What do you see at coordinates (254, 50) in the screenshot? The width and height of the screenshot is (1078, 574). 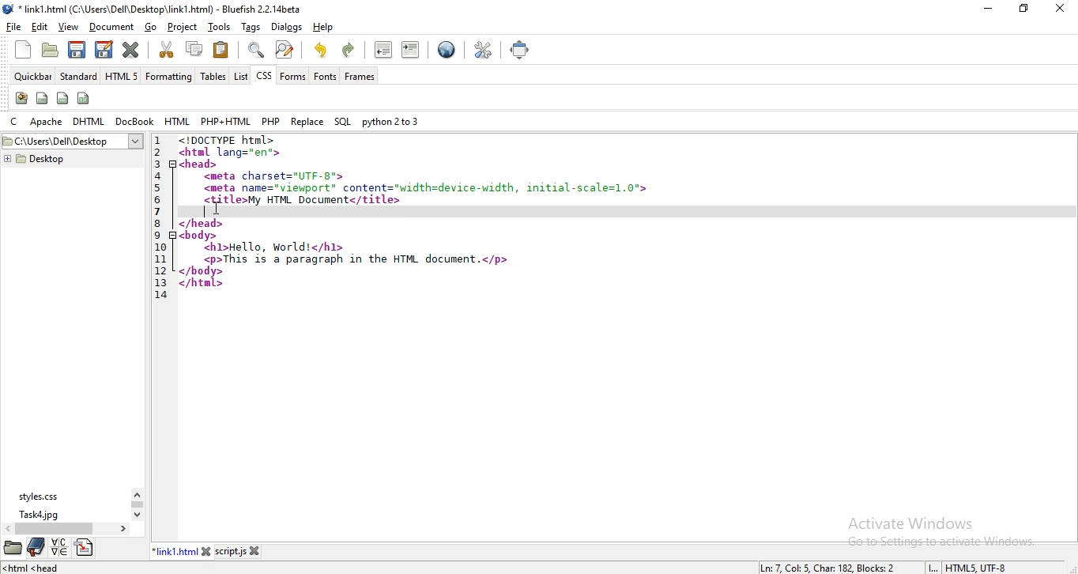 I see `show find bar` at bounding box center [254, 50].